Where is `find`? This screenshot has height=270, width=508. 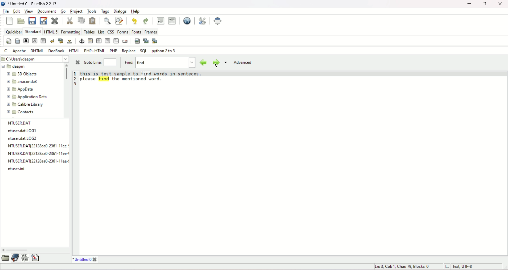 find is located at coordinates (128, 62).